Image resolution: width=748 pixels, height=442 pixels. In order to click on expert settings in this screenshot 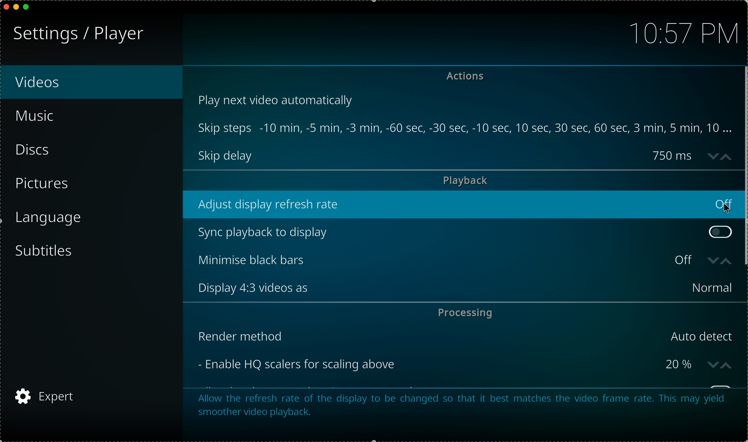, I will do `click(46, 395)`.